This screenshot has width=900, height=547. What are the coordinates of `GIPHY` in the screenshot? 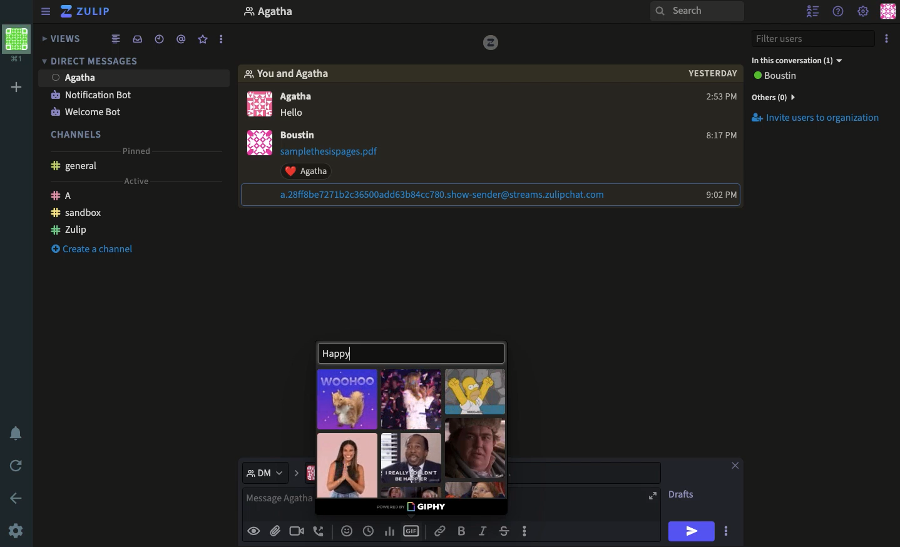 It's located at (414, 508).